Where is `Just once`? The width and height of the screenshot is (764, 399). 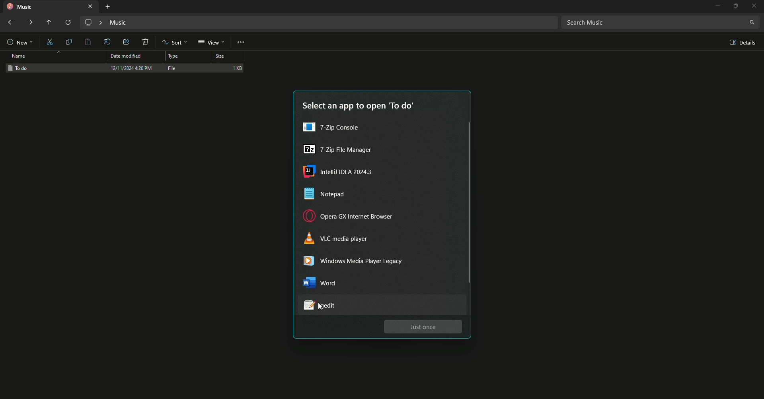
Just once is located at coordinates (423, 327).